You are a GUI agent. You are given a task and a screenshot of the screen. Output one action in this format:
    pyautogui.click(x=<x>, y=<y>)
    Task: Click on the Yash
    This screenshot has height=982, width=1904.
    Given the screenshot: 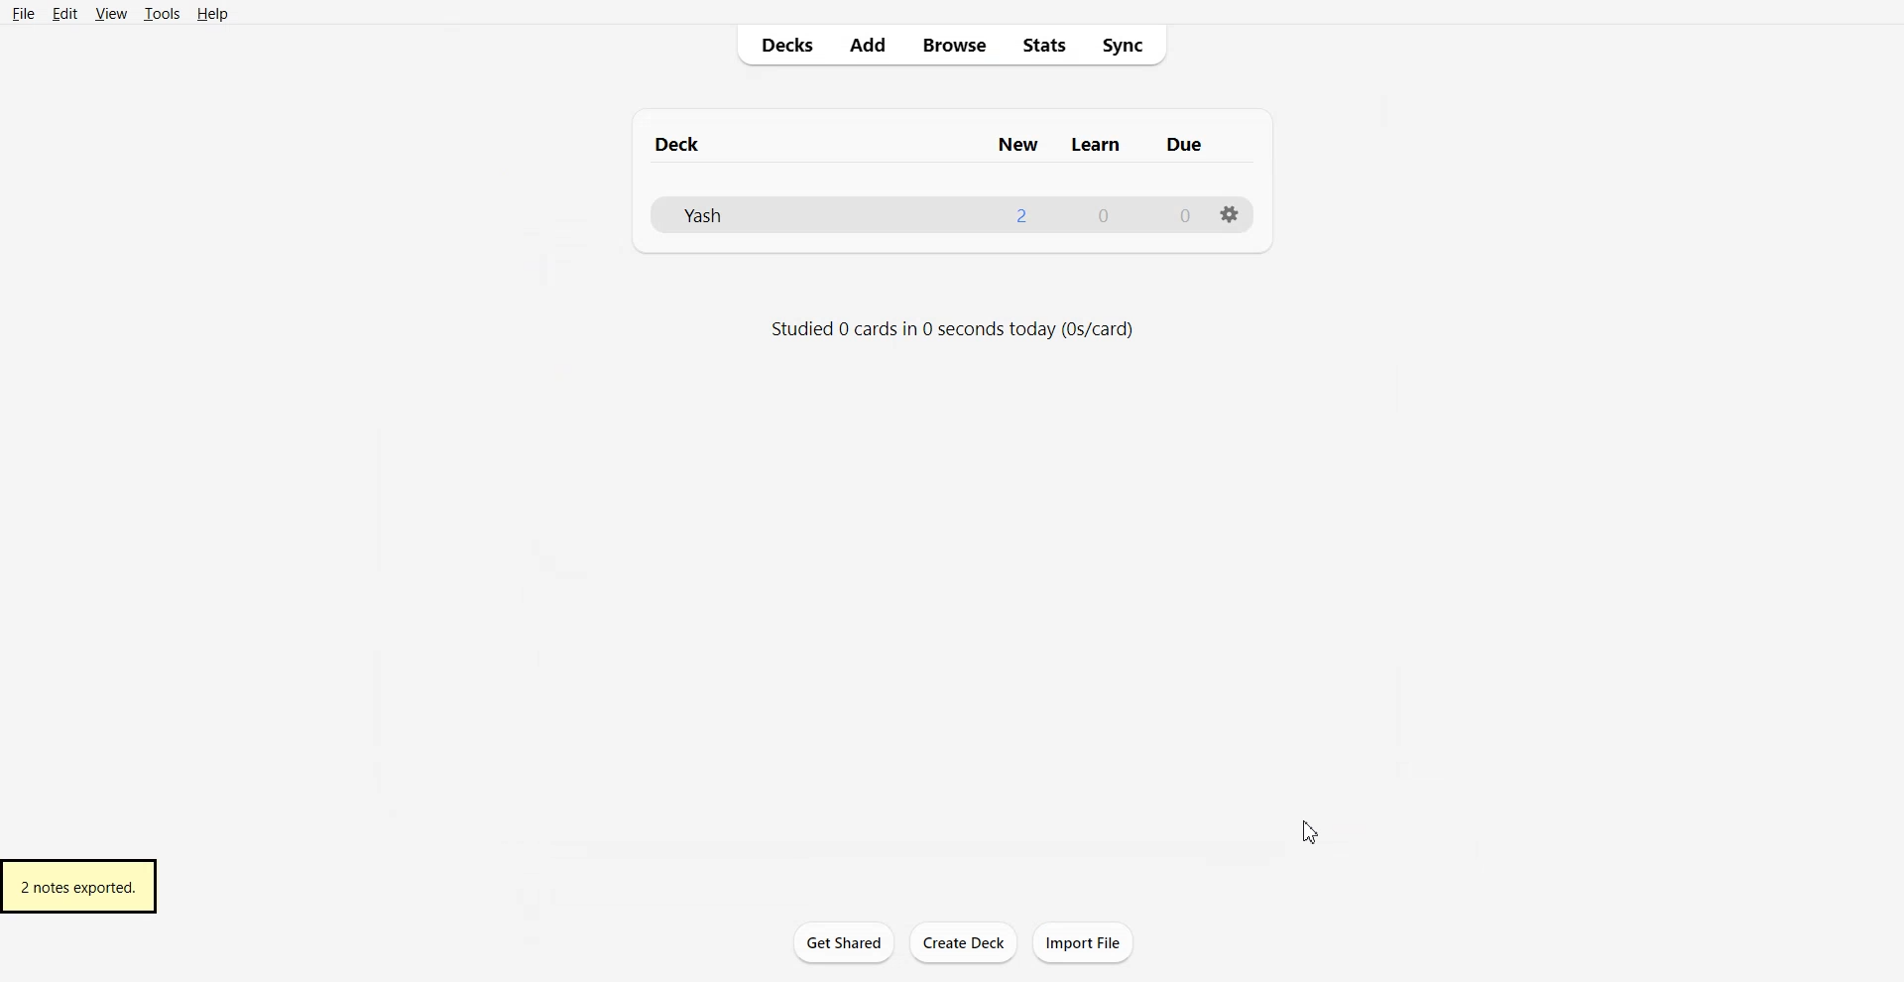 What is the action you would take?
    pyautogui.click(x=708, y=216)
    